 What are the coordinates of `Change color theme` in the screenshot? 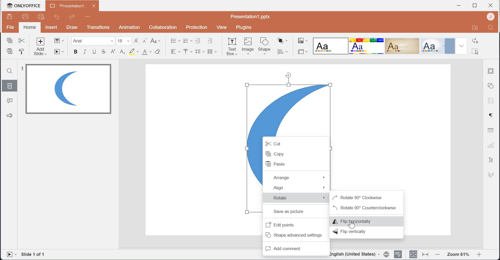 It's located at (302, 41).